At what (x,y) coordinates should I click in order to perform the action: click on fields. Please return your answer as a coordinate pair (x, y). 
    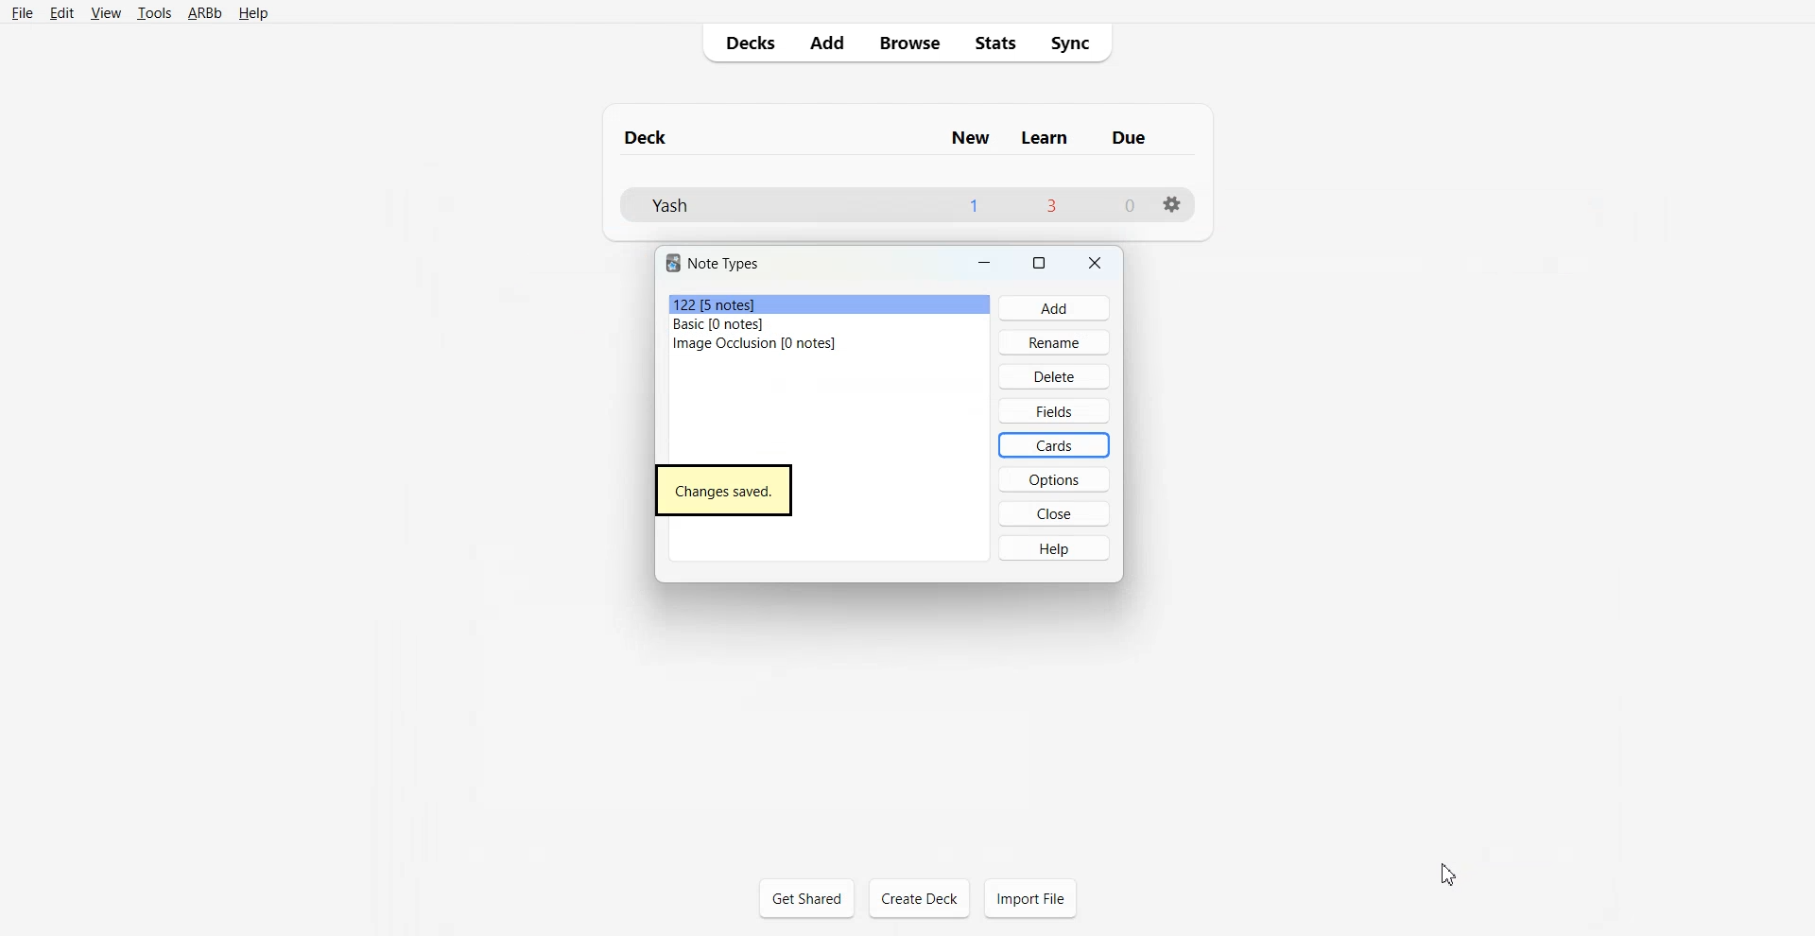
    Looking at the image, I should click on (1054, 408).